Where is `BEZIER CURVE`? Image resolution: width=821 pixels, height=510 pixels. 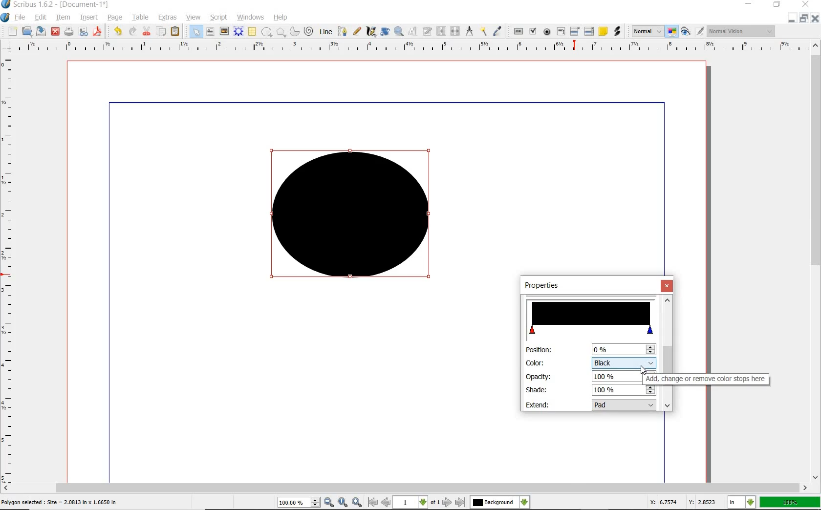
BEZIER CURVE is located at coordinates (343, 31).